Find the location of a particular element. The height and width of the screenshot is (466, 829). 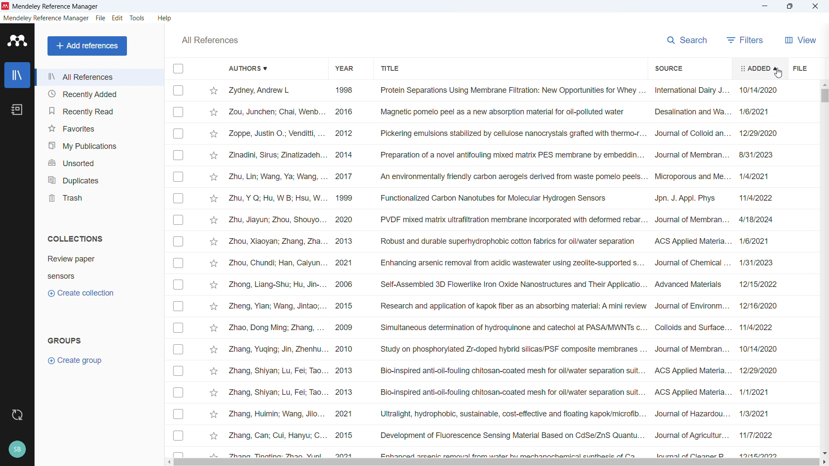

Starmark individual entries  is located at coordinates (213, 270).